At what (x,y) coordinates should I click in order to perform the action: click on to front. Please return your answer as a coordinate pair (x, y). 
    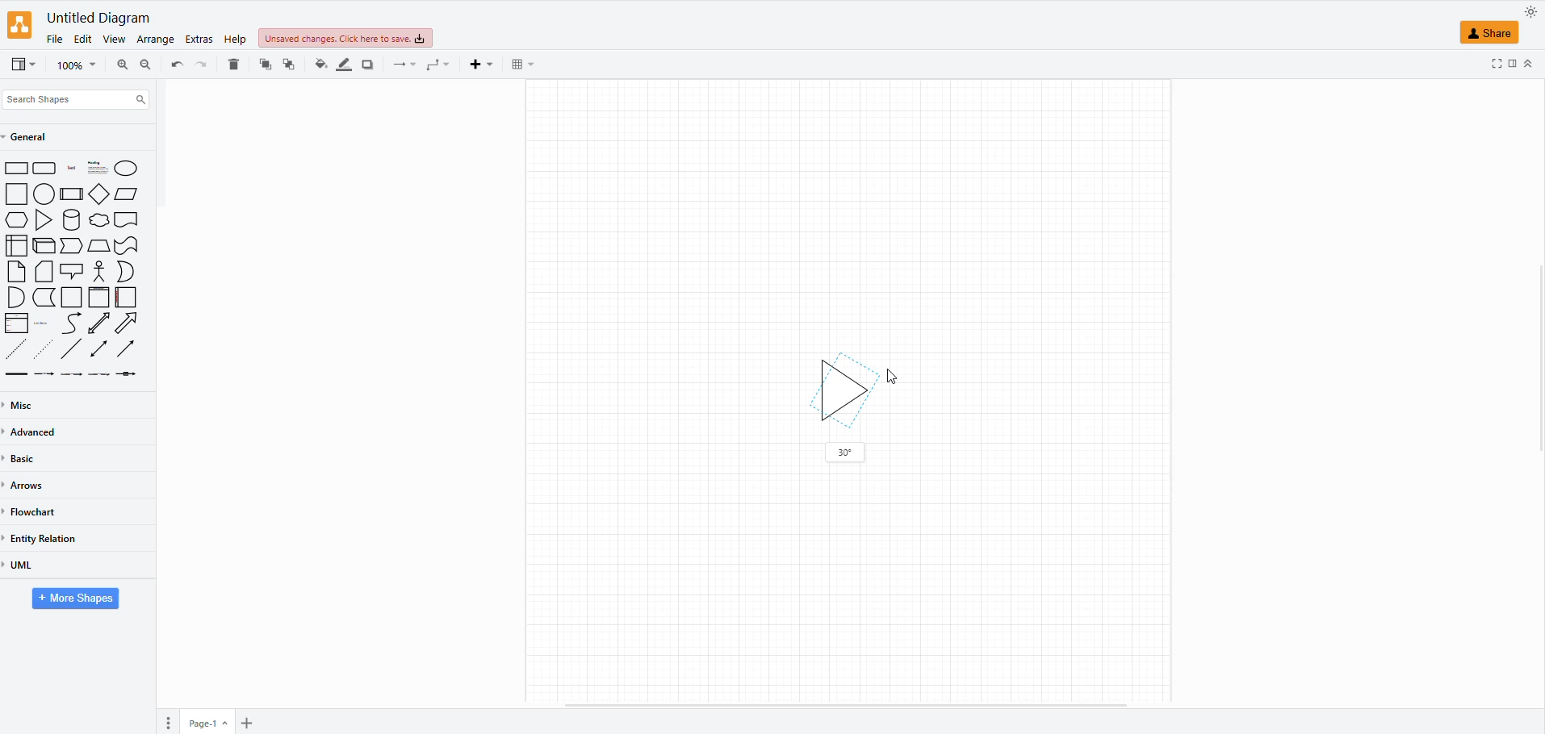
    Looking at the image, I should click on (290, 62).